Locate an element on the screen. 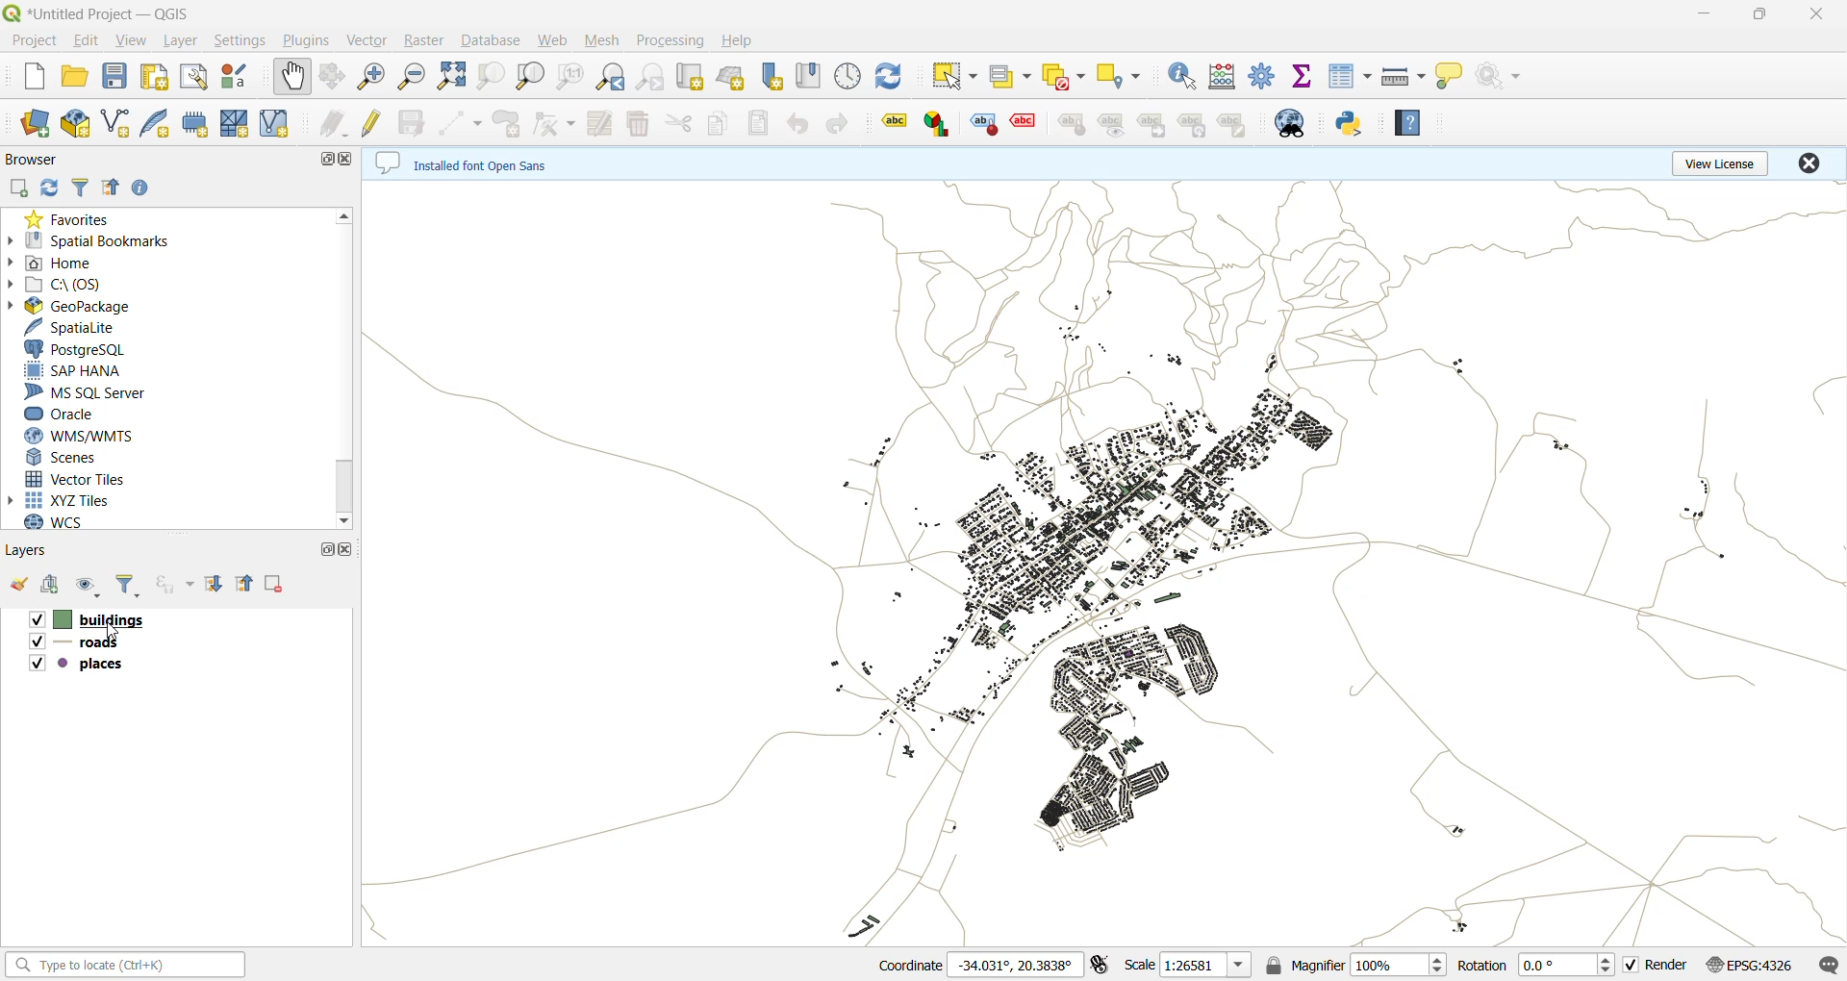 This screenshot has height=981, width=1847. processing is located at coordinates (675, 43).